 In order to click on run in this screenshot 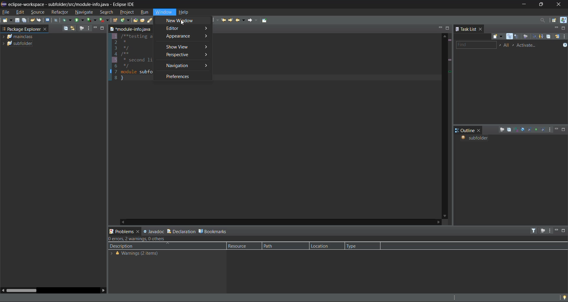, I will do `click(80, 21)`.